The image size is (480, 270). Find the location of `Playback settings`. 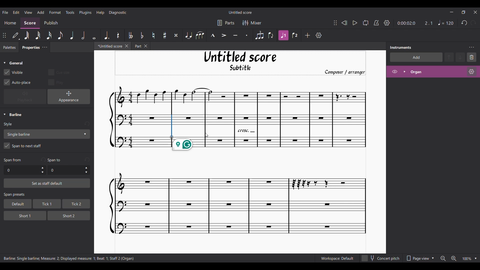

Playback settings is located at coordinates (387, 23).